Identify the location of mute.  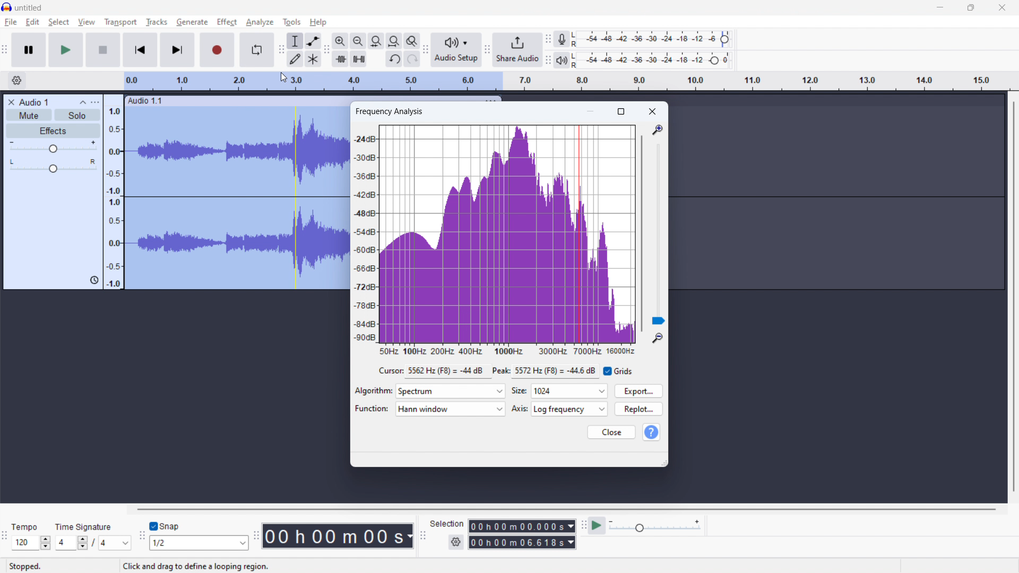
(29, 115).